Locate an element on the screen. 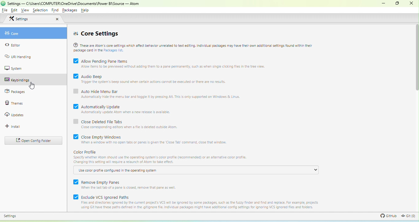 This screenshot has height=222, width=419. automatically update is located at coordinates (98, 105).